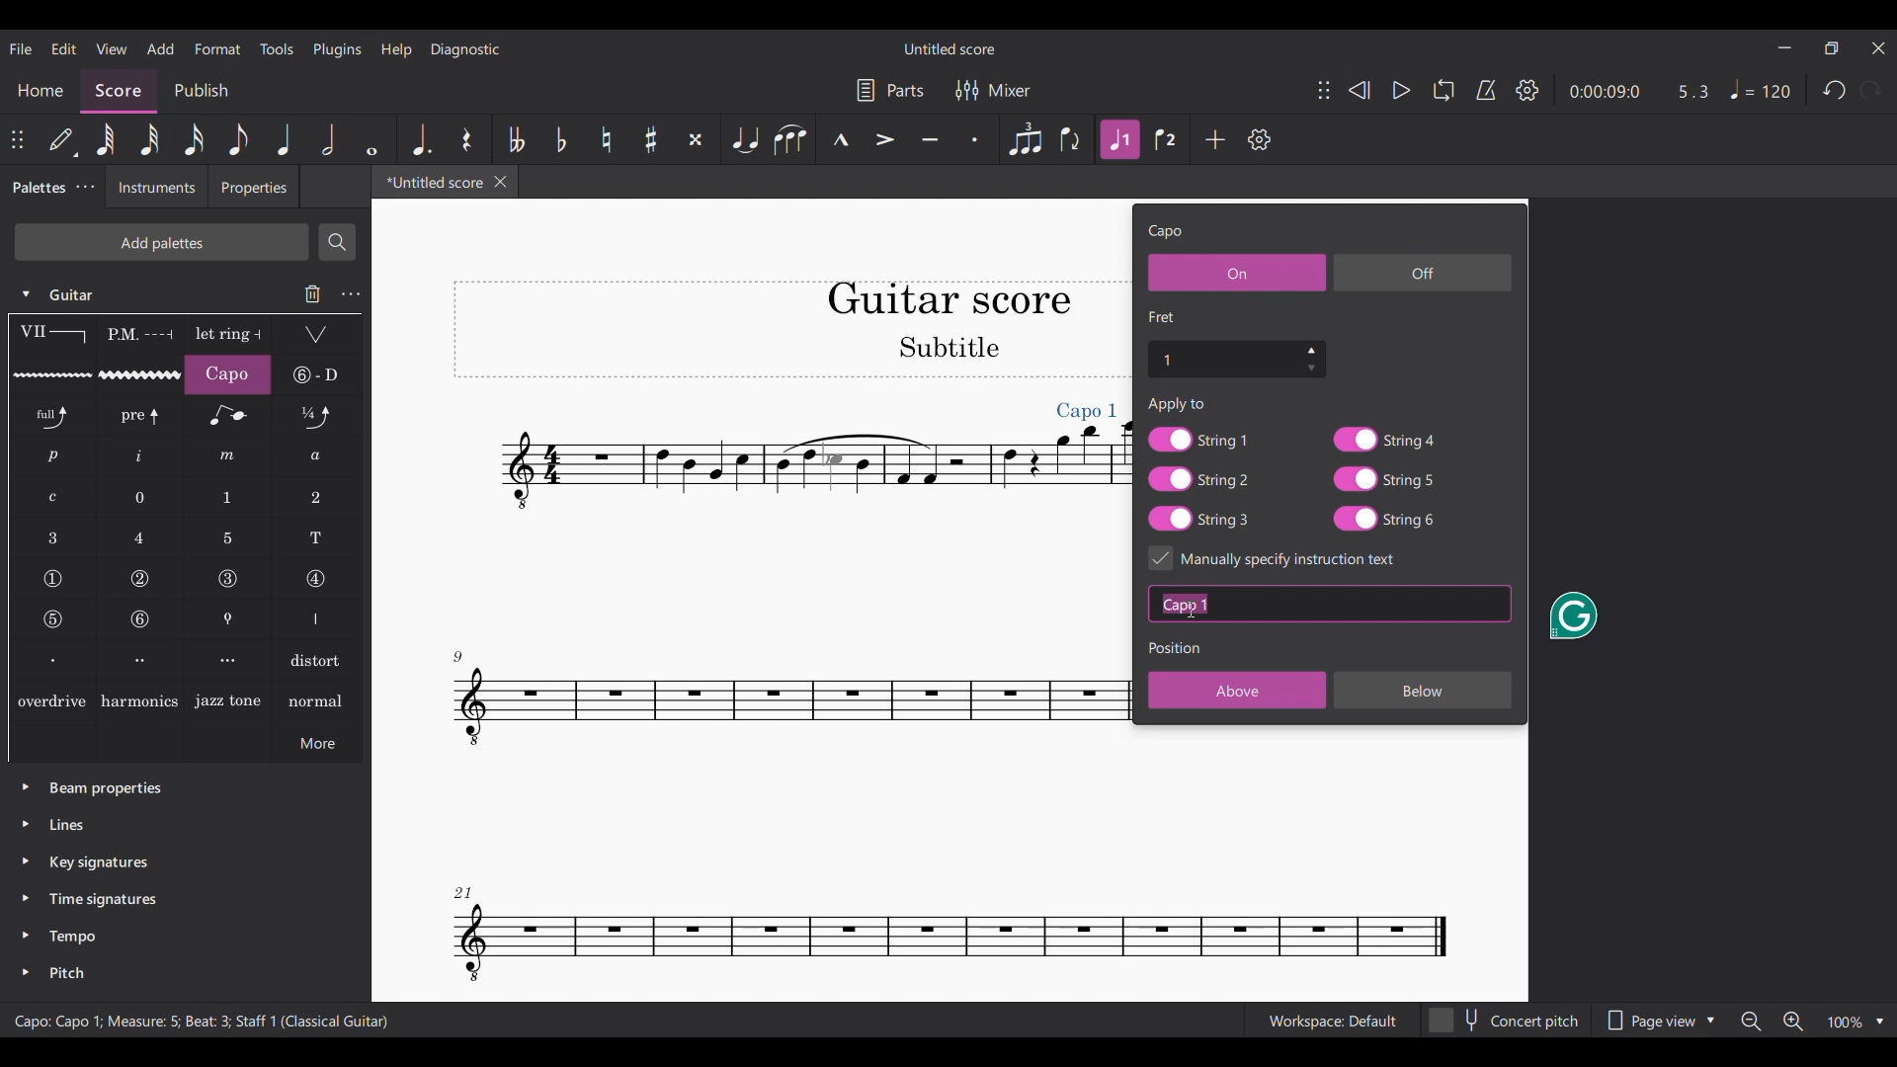  I want to click on File menu, so click(22, 48).